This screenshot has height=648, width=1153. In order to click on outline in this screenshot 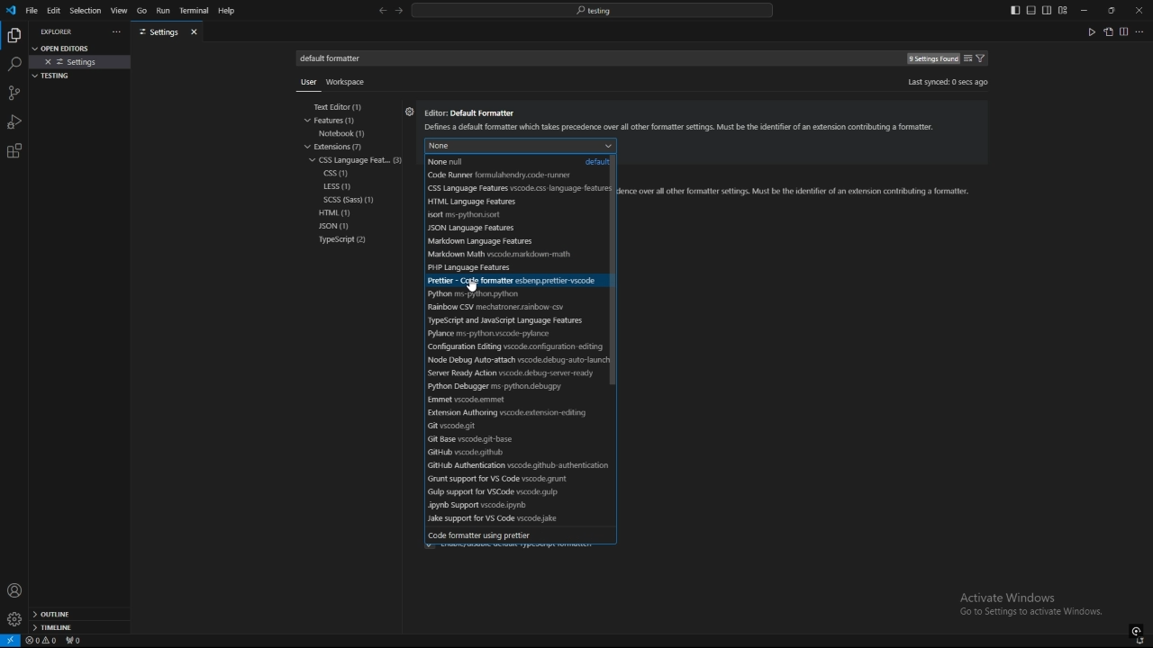, I will do `click(79, 615)`.